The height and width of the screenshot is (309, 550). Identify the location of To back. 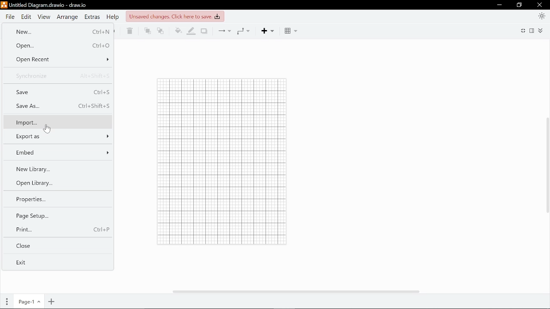
(160, 31).